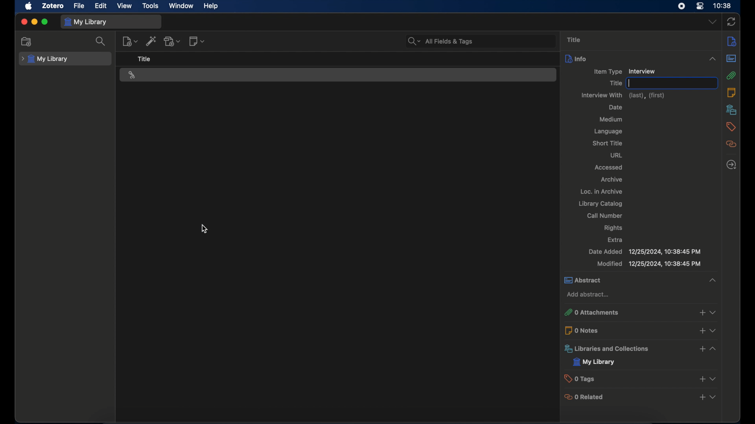 The height and width of the screenshot is (424, 755). Describe the element at coordinates (649, 264) in the screenshot. I see `modified` at that location.